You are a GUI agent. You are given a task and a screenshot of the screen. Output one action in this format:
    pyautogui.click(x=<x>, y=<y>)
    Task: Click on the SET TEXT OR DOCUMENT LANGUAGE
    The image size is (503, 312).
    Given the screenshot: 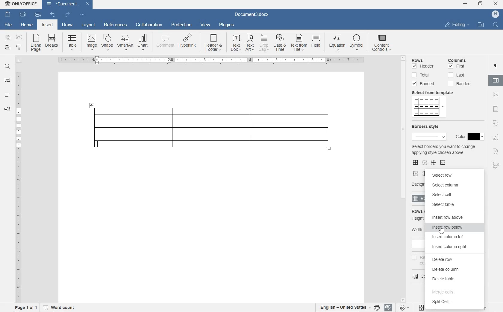 What is the action you would take?
    pyautogui.click(x=349, y=307)
    